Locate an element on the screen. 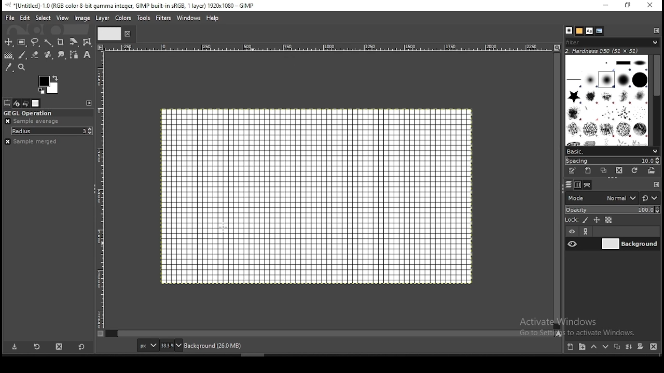 The image size is (664, 373). view is located at coordinates (62, 17).